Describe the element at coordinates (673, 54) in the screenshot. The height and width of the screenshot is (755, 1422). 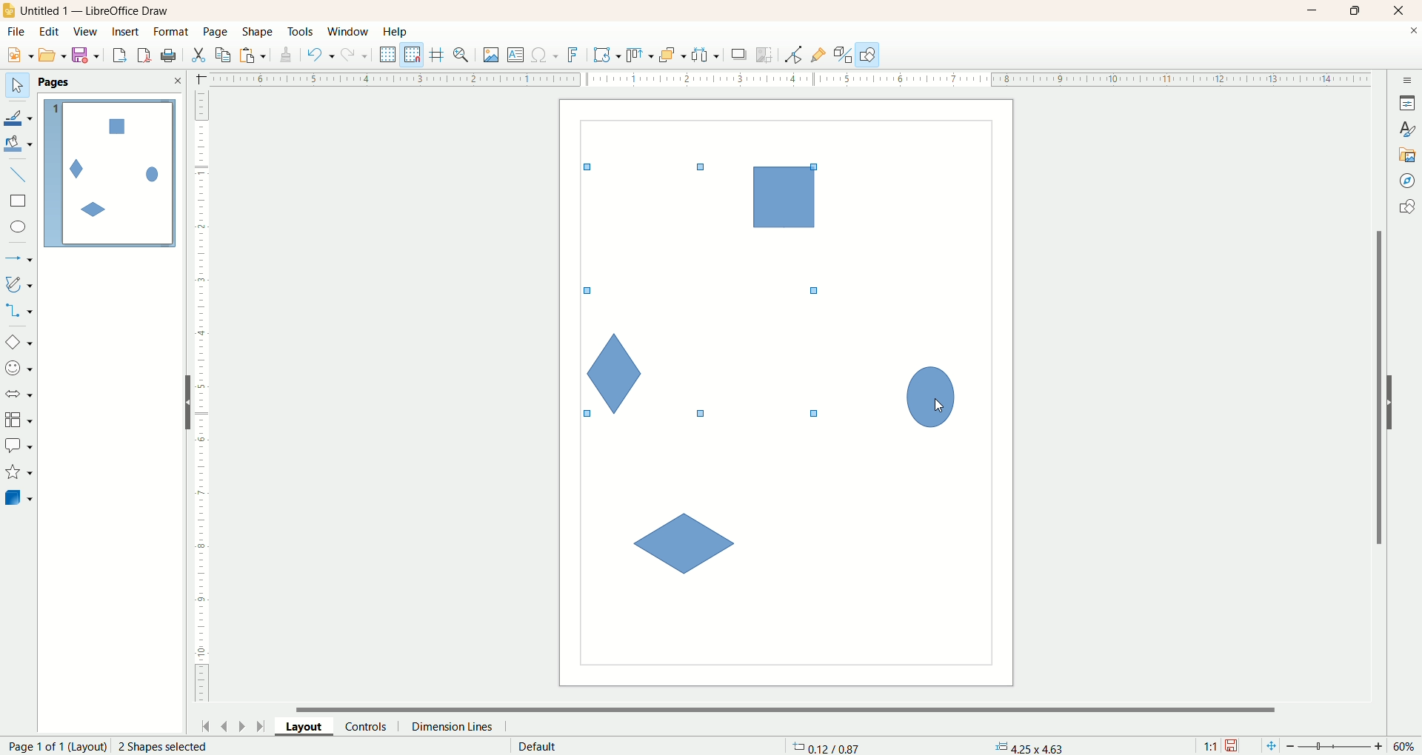
I see `arrange` at that location.